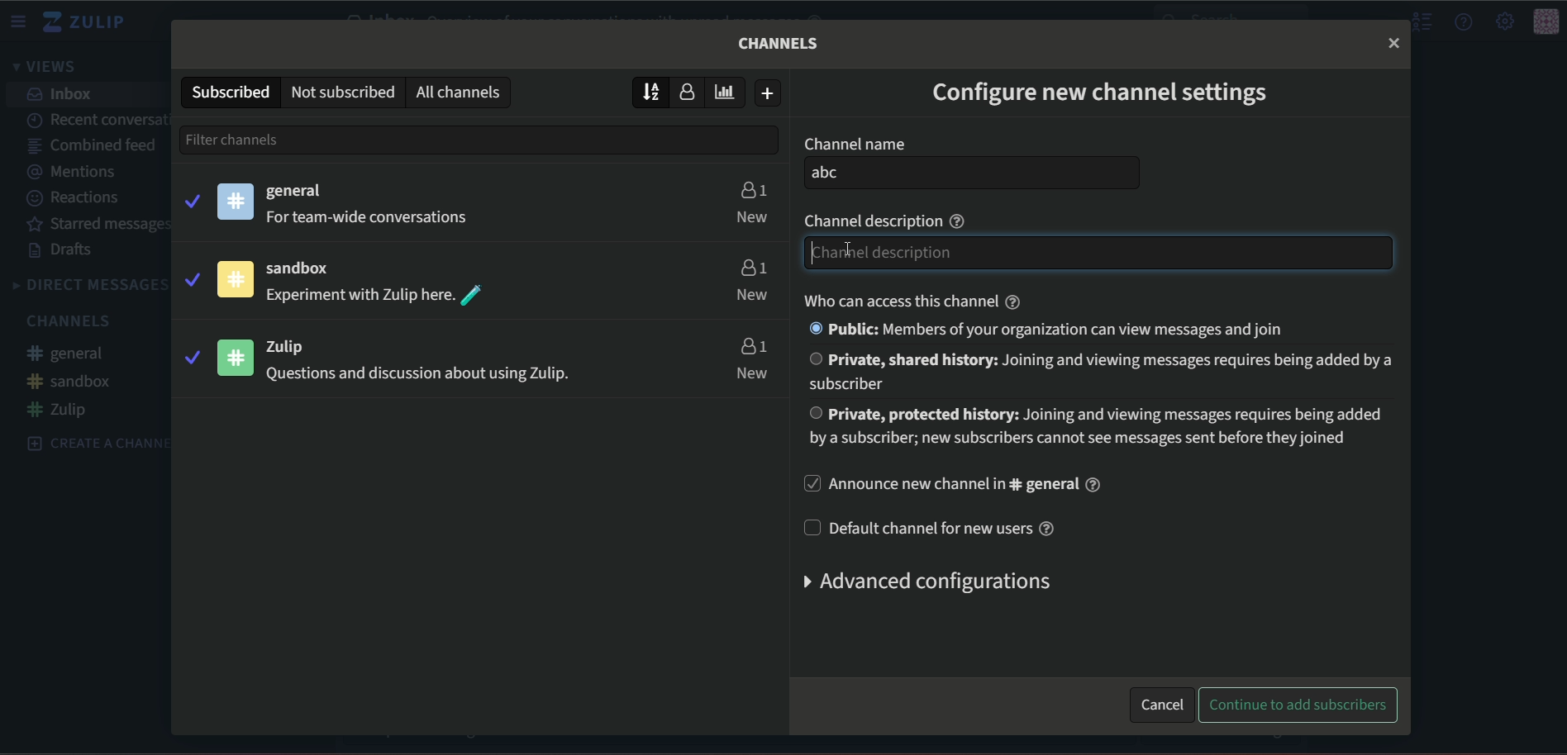  What do you see at coordinates (98, 117) in the screenshot?
I see `starred messages` at bounding box center [98, 117].